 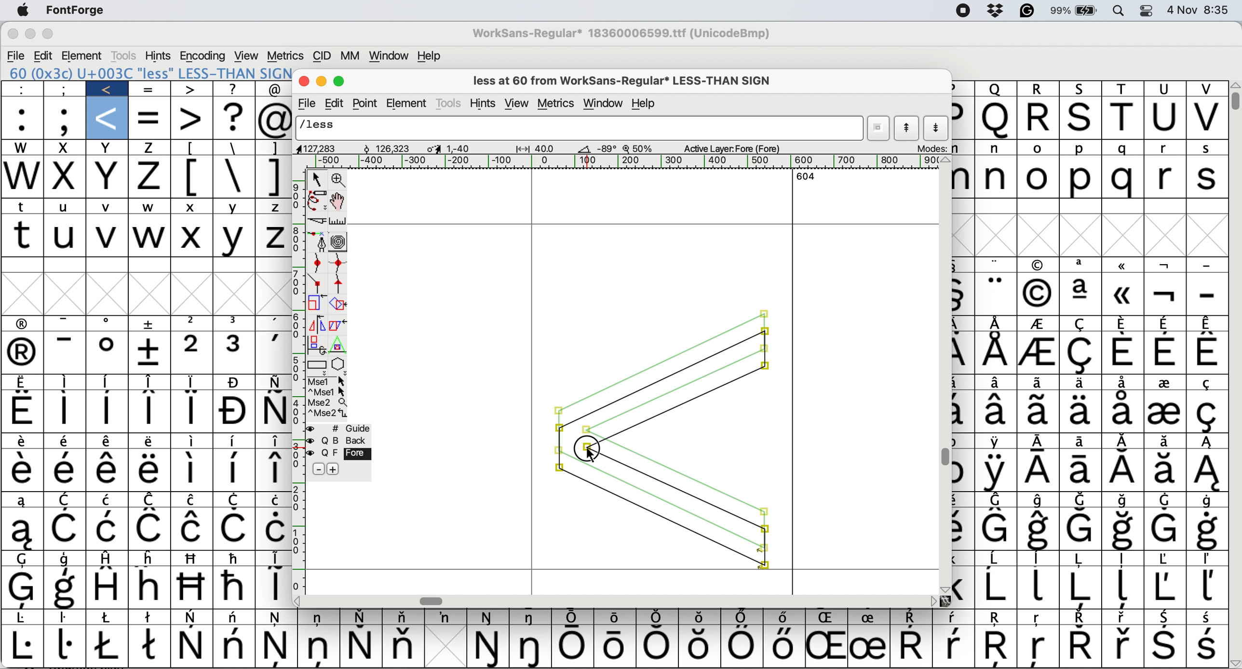 I want to click on Symbol, so click(x=191, y=587).